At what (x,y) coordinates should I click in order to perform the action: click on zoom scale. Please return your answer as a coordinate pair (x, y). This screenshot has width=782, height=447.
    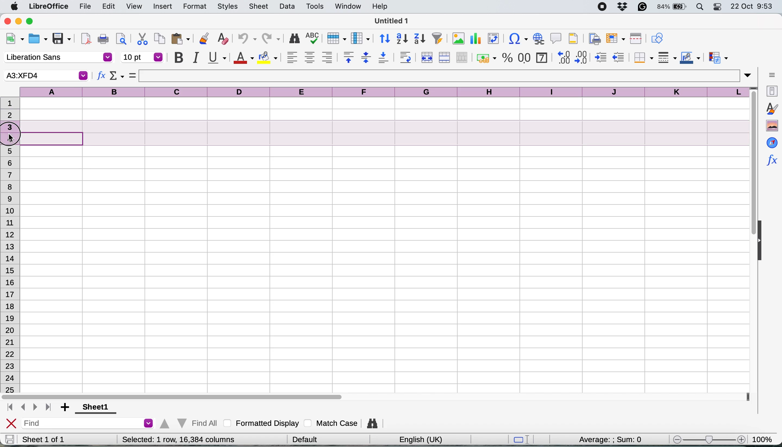
    Looking at the image, I should click on (708, 441).